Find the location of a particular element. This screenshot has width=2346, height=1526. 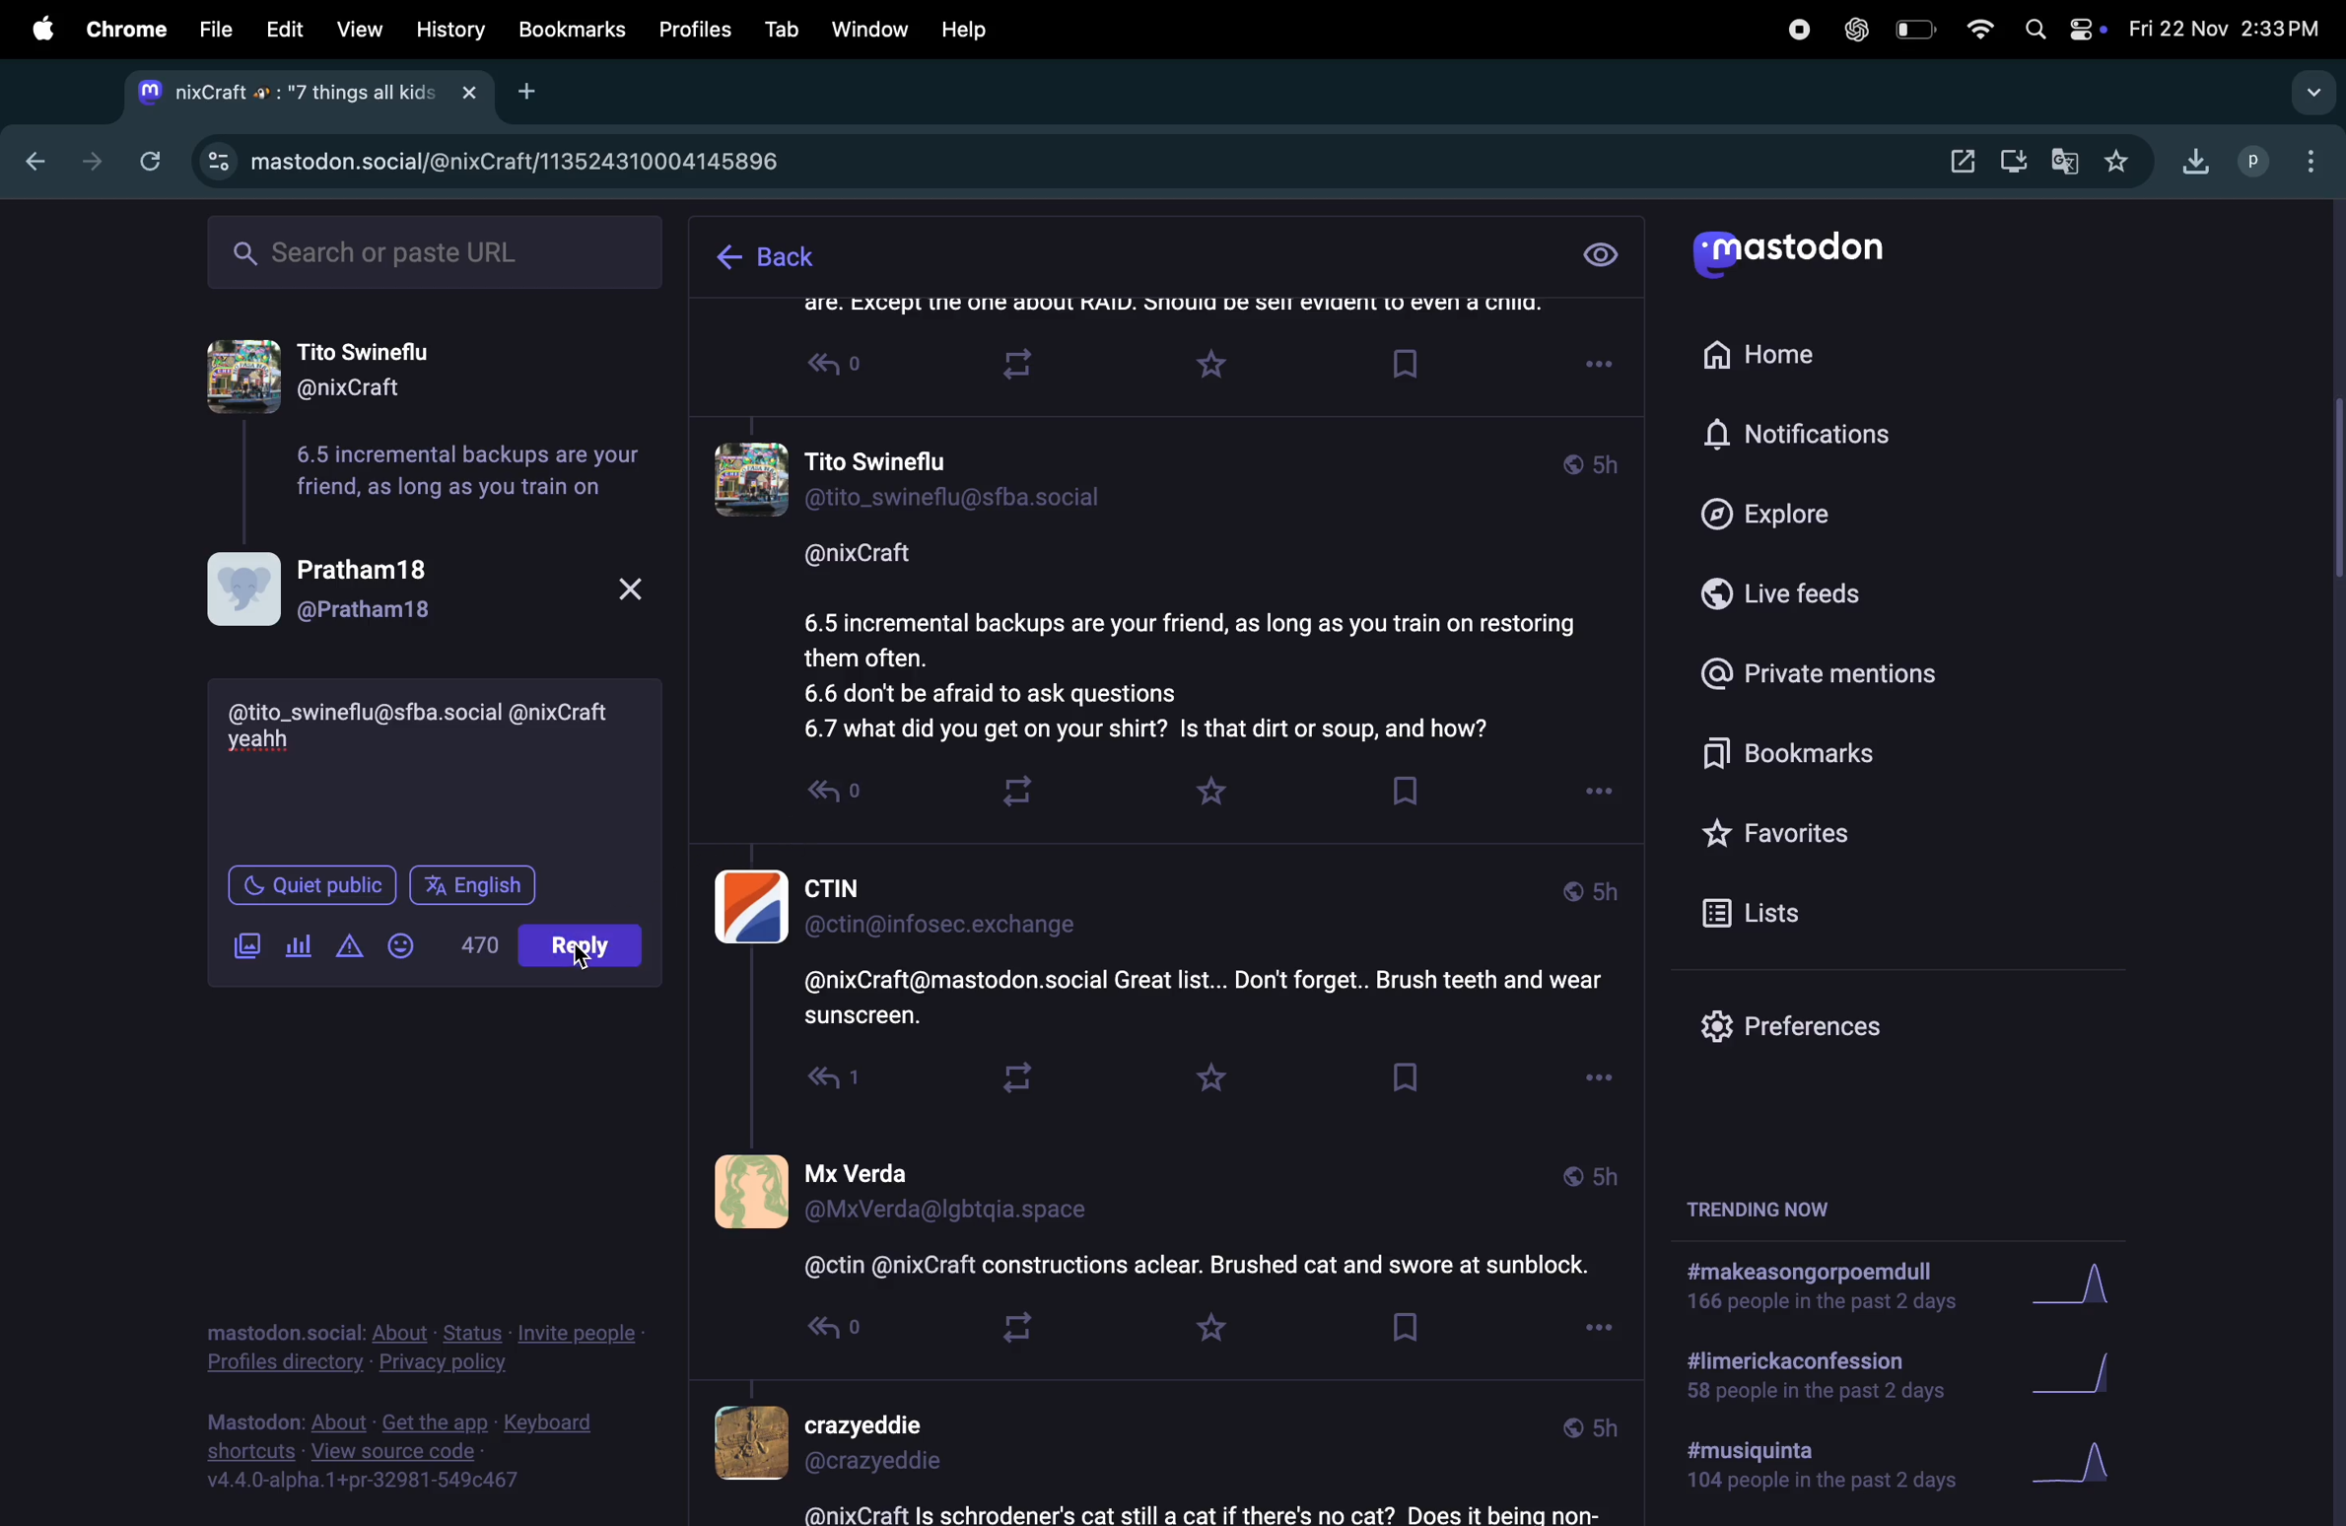

files is located at coordinates (213, 25).